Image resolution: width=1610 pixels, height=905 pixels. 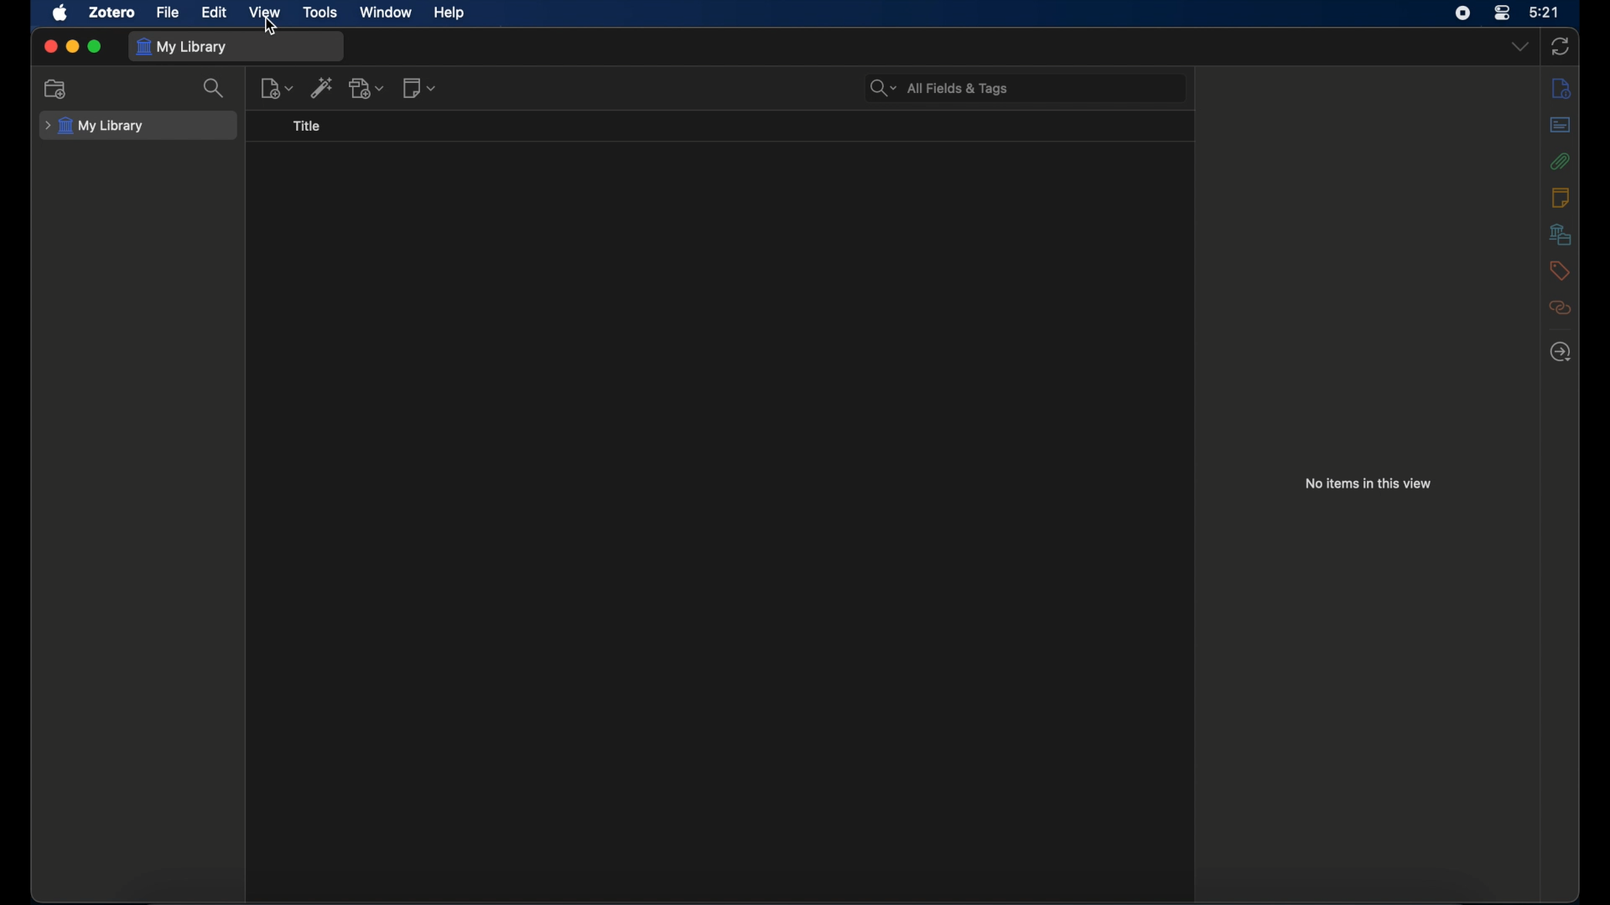 What do you see at coordinates (323, 87) in the screenshot?
I see `add item by identifier` at bounding box center [323, 87].